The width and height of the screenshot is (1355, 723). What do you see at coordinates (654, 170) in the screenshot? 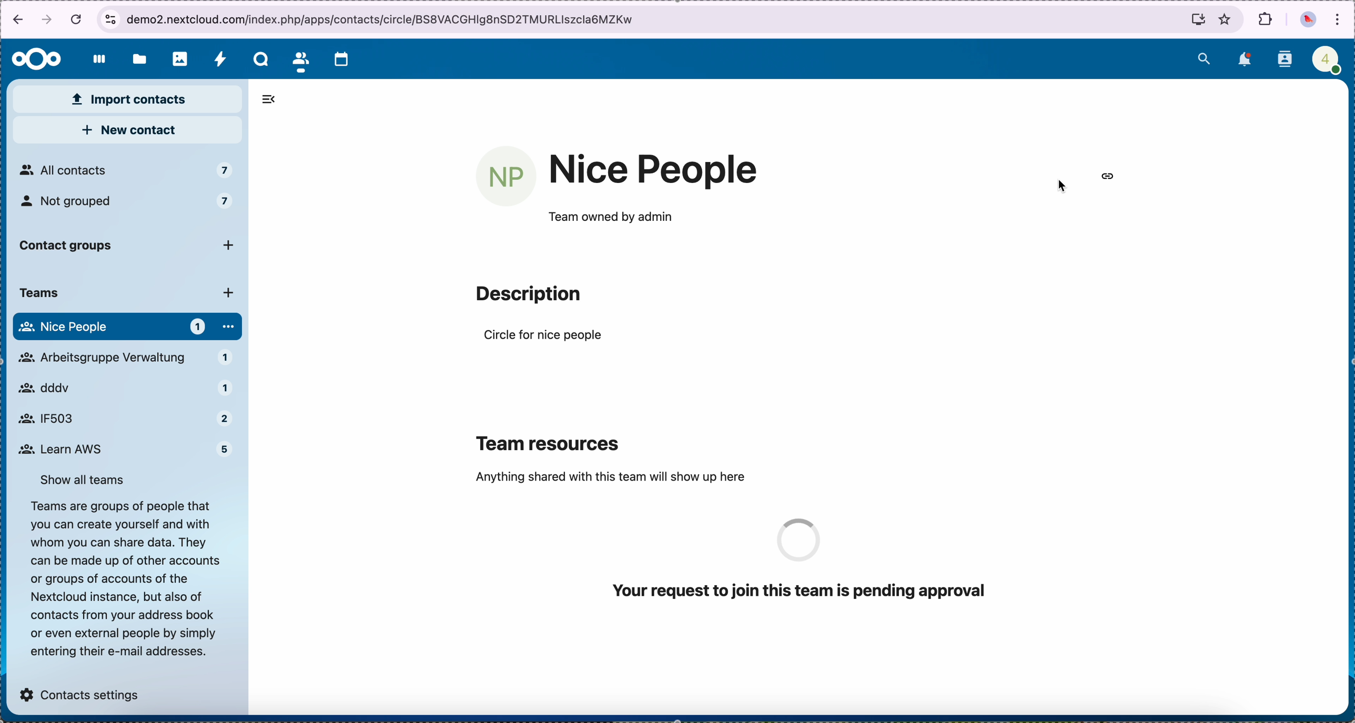
I see `nice people team` at bounding box center [654, 170].